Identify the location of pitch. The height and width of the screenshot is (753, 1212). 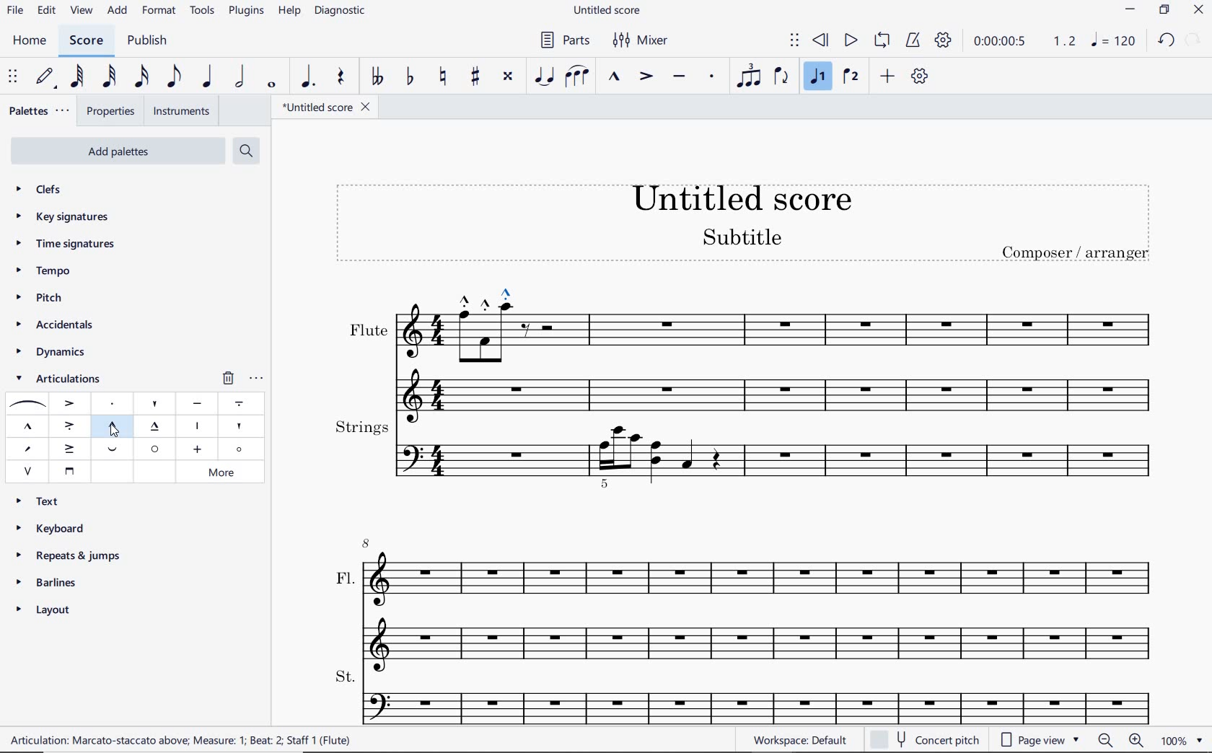
(42, 299).